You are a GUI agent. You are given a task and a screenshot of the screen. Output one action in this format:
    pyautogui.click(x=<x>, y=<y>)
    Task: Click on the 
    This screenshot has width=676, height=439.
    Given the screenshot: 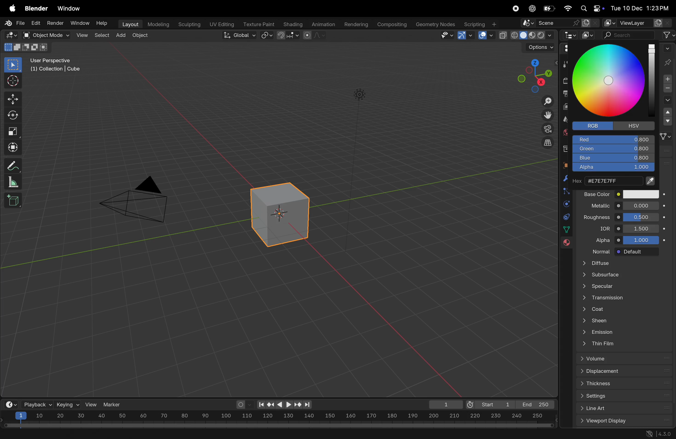 What is the action you would take?
    pyautogui.click(x=567, y=230)
    